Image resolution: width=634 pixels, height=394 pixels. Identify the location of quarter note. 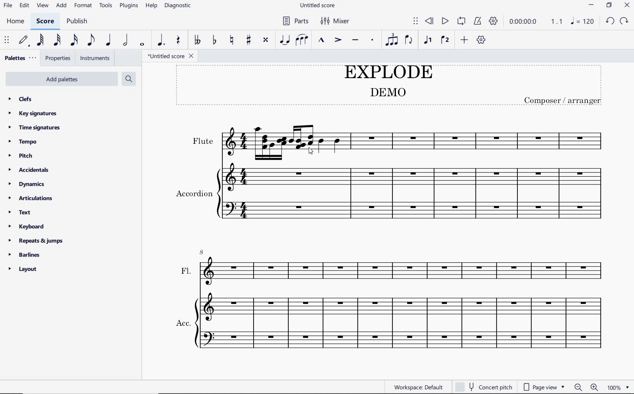
(108, 40).